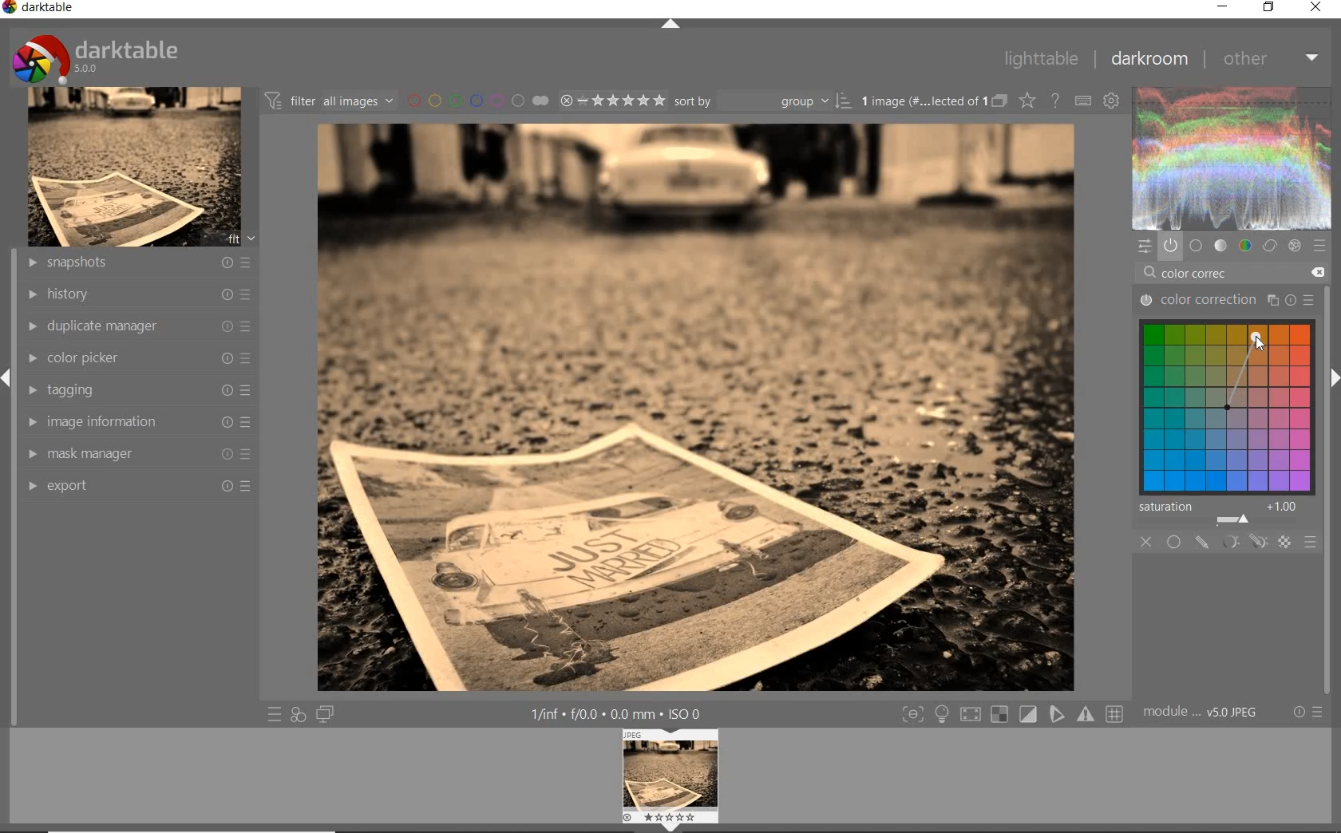 The width and height of the screenshot is (1341, 833). What do you see at coordinates (324, 714) in the screenshot?
I see `display a second darkroom image window` at bounding box center [324, 714].